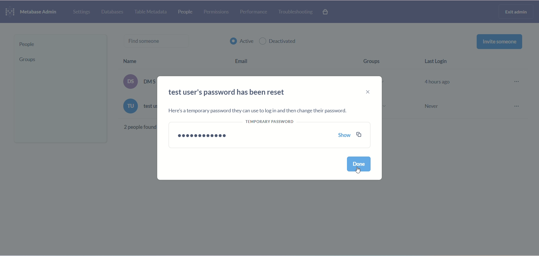 The width and height of the screenshot is (539, 256). I want to click on find someone, so click(159, 40).